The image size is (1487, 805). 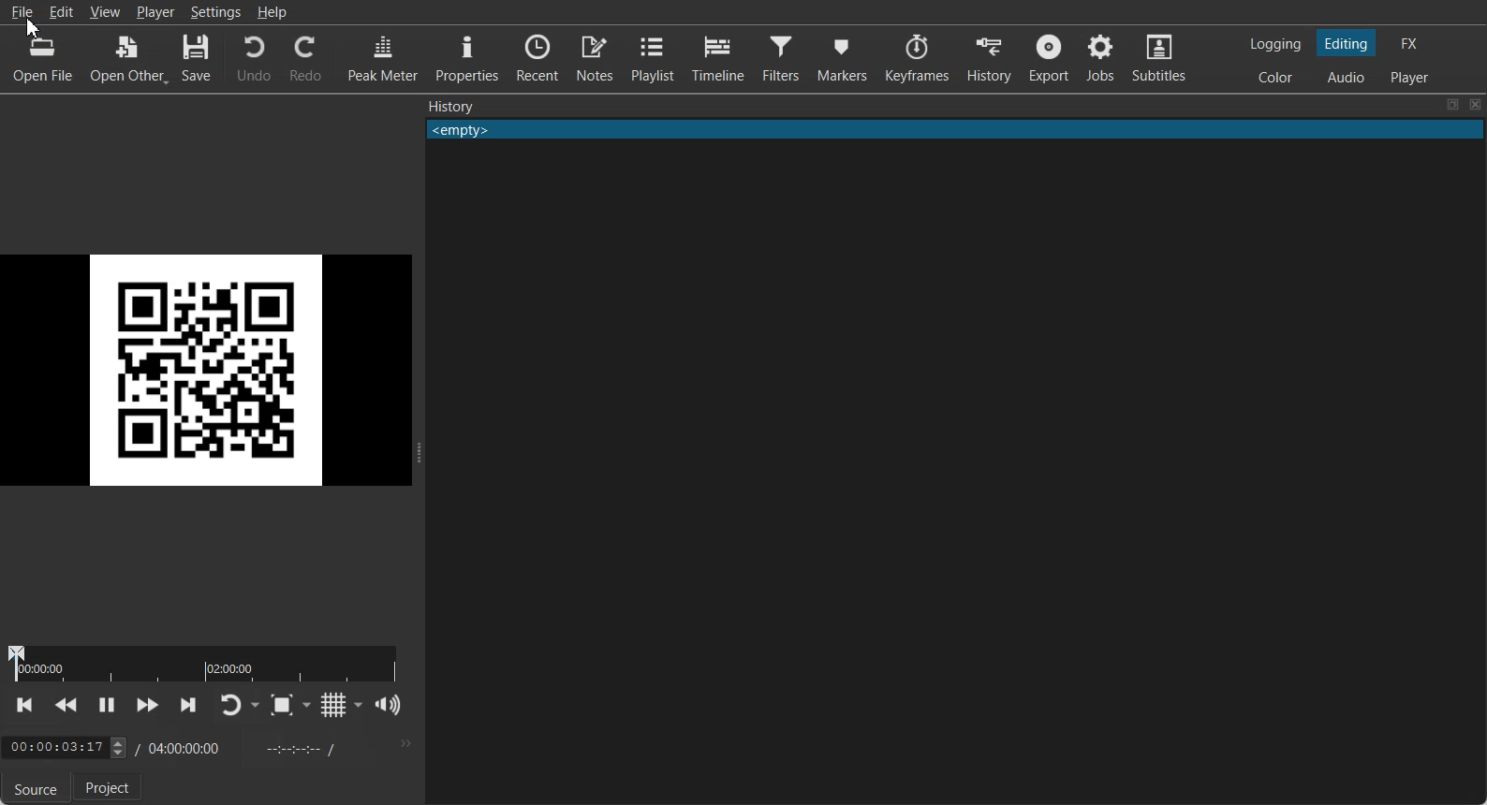 What do you see at coordinates (1099, 57) in the screenshot?
I see `Jobs` at bounding box center [1099, 57].